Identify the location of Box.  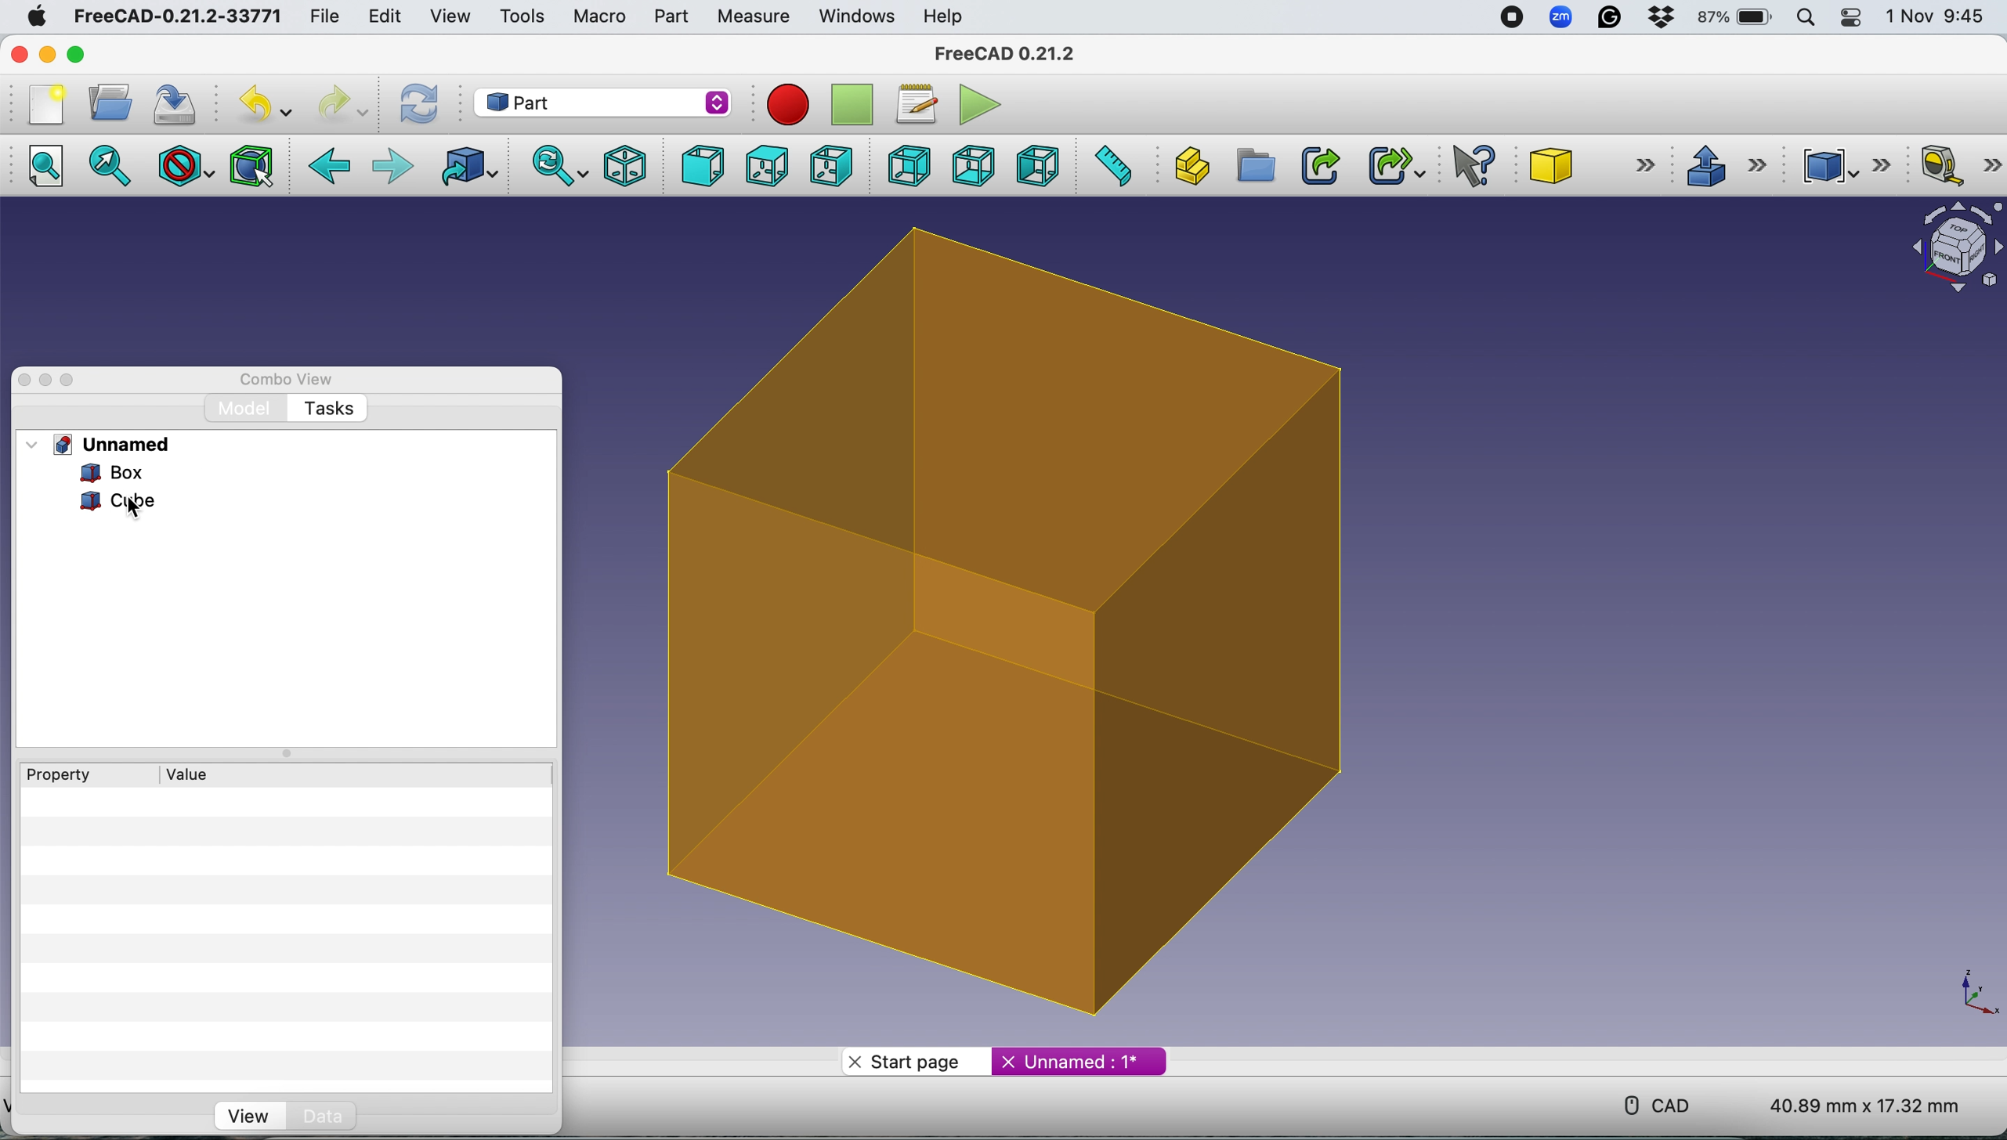
(97, 472).